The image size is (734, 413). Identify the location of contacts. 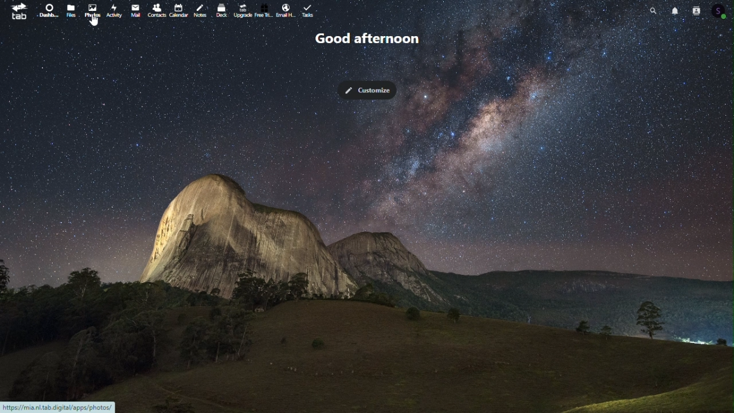
(155, 11).